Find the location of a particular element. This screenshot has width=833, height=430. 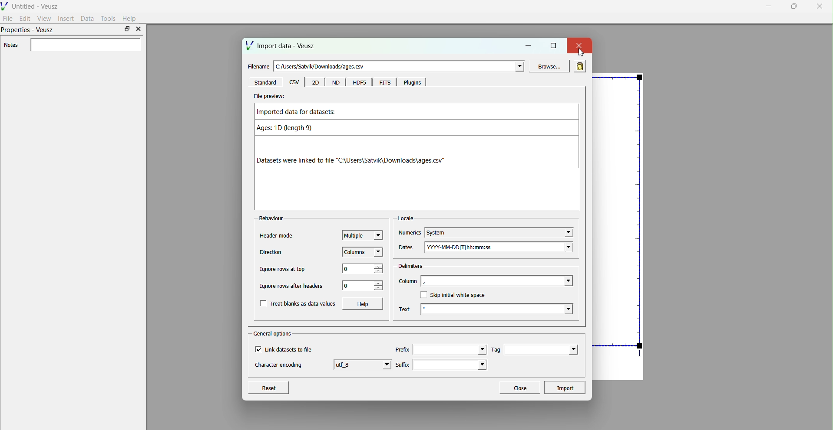

Text is located at coordinates (404, 309).